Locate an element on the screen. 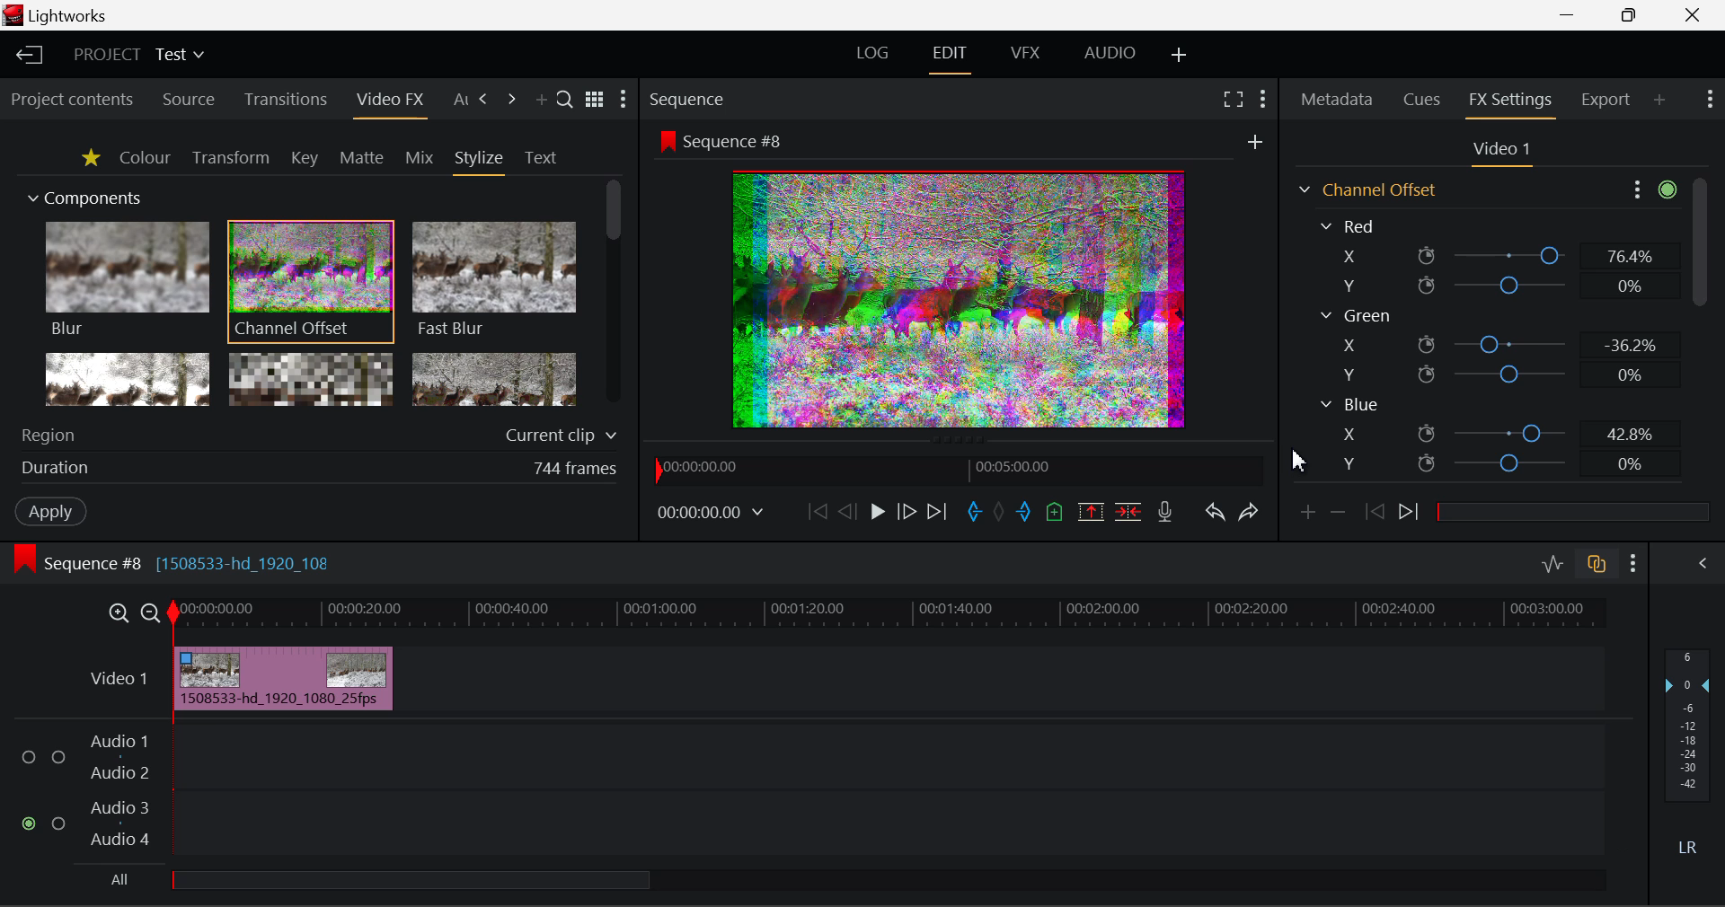 This screenshot has width=1725, height=907. Transitions is located at coordinates (284, 99).